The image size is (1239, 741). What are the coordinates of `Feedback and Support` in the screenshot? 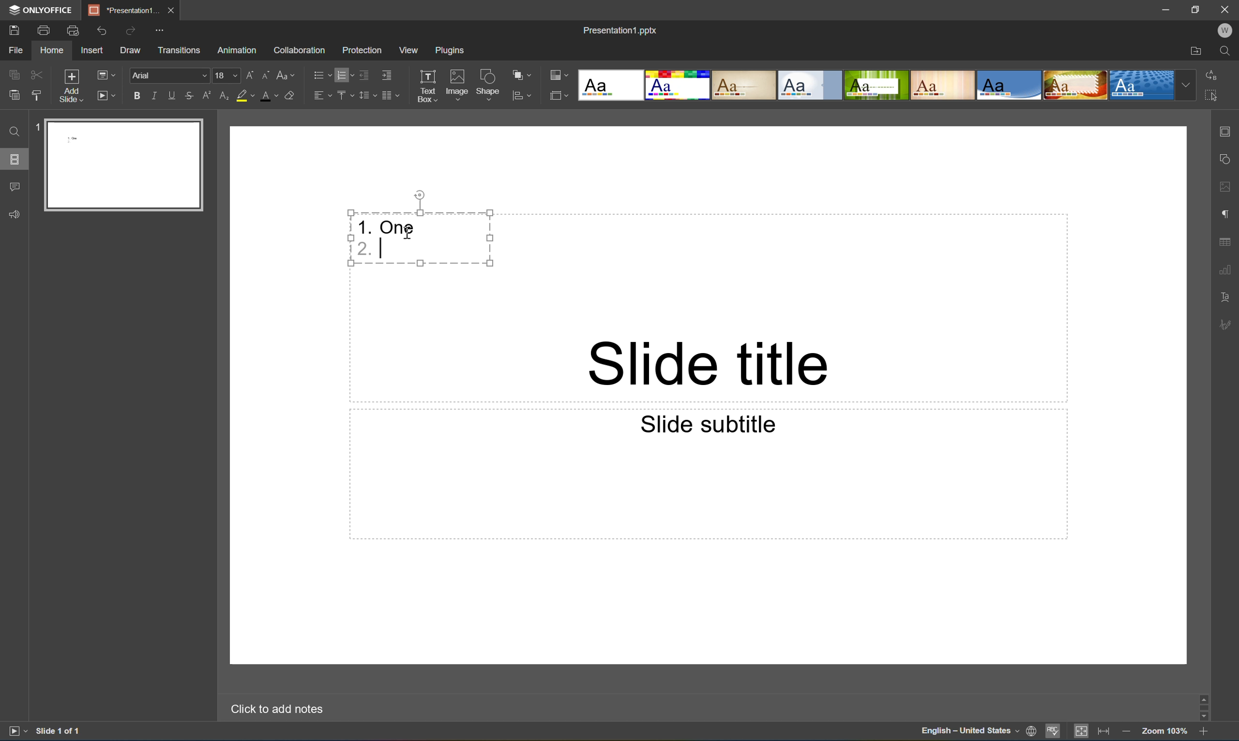 It's located at (16, 217).